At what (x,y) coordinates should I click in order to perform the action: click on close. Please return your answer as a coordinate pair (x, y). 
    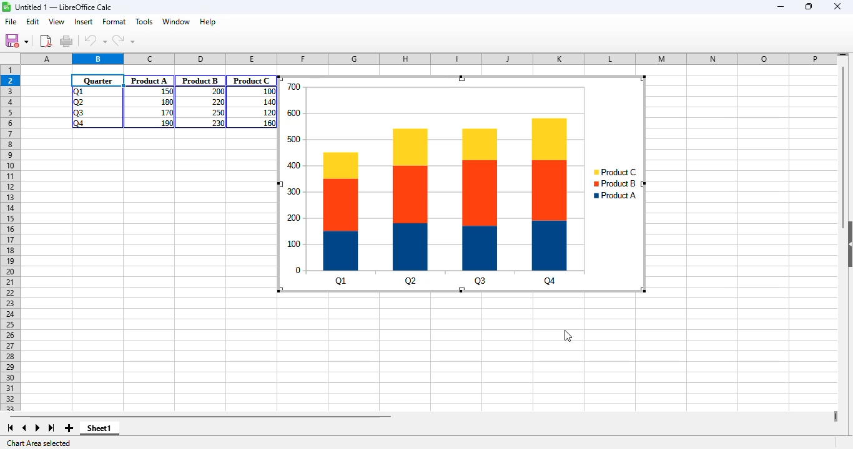
    Looking at the image, I should click on (837, 6).